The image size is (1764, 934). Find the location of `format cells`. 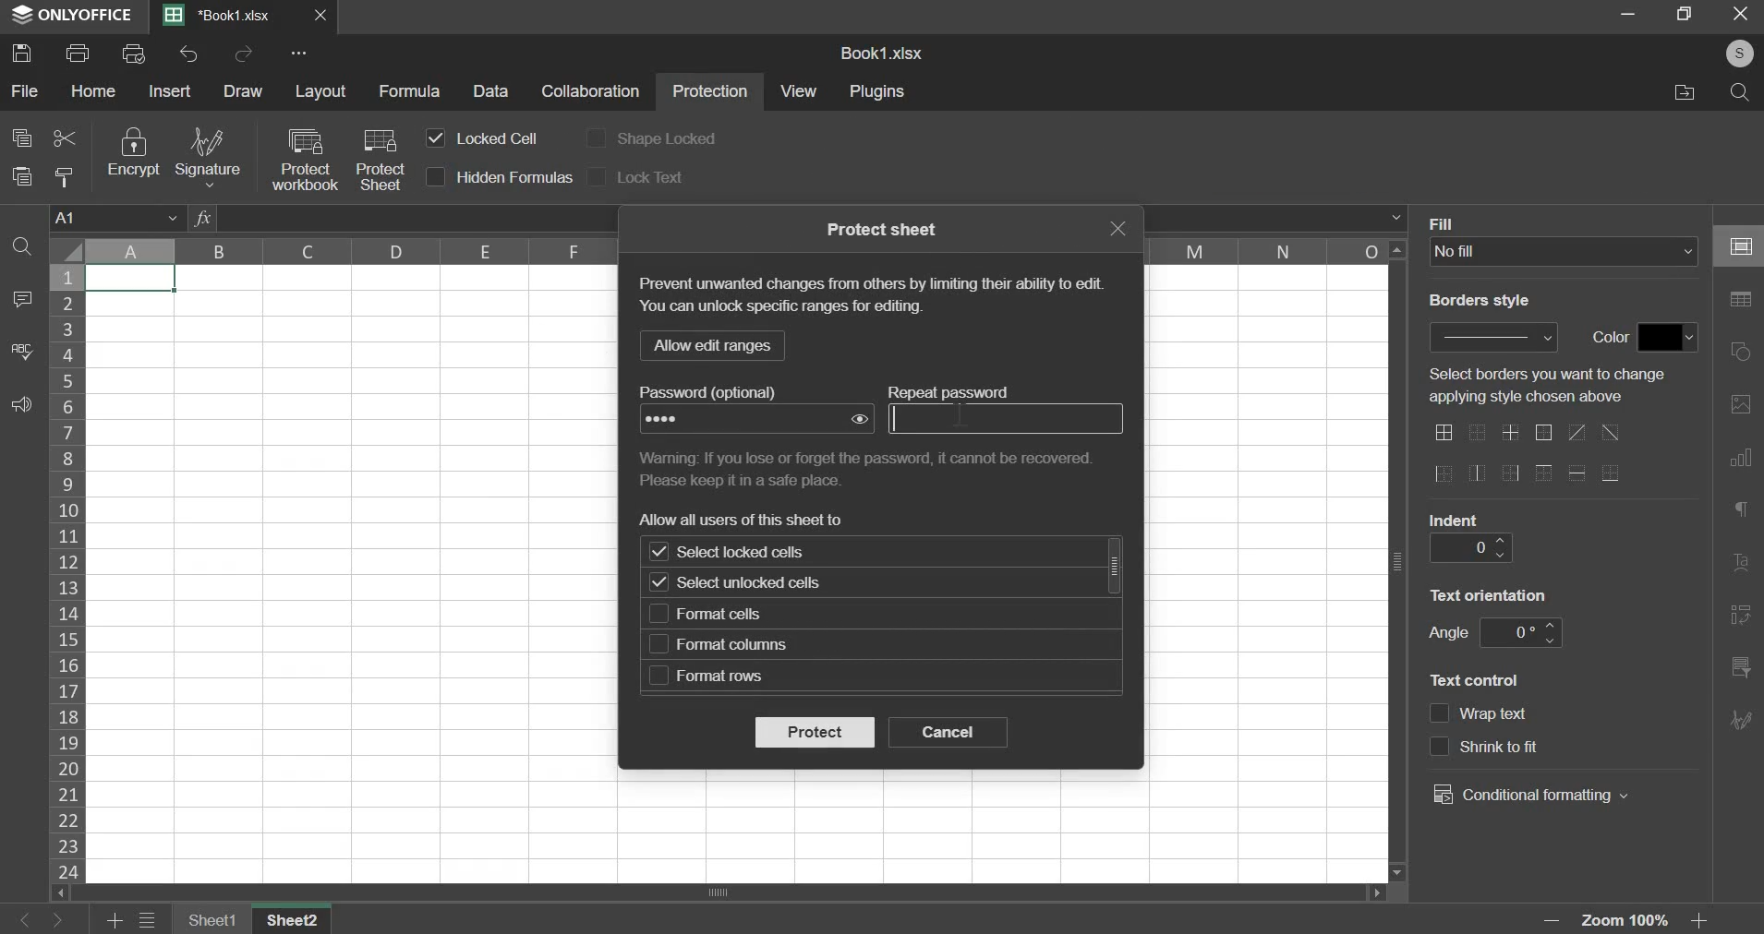

format cells is located at coordinates (727, 615).